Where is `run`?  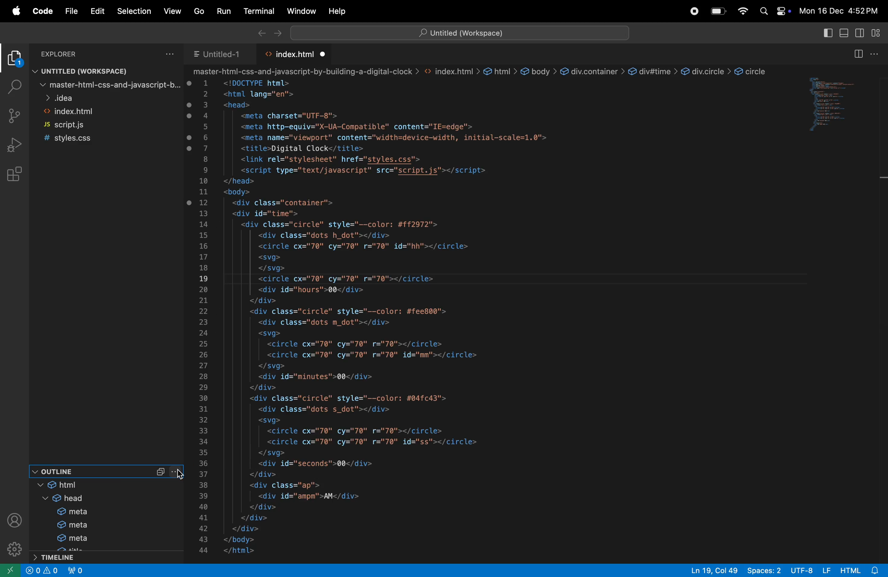
run is located at coordinates (222, 12).